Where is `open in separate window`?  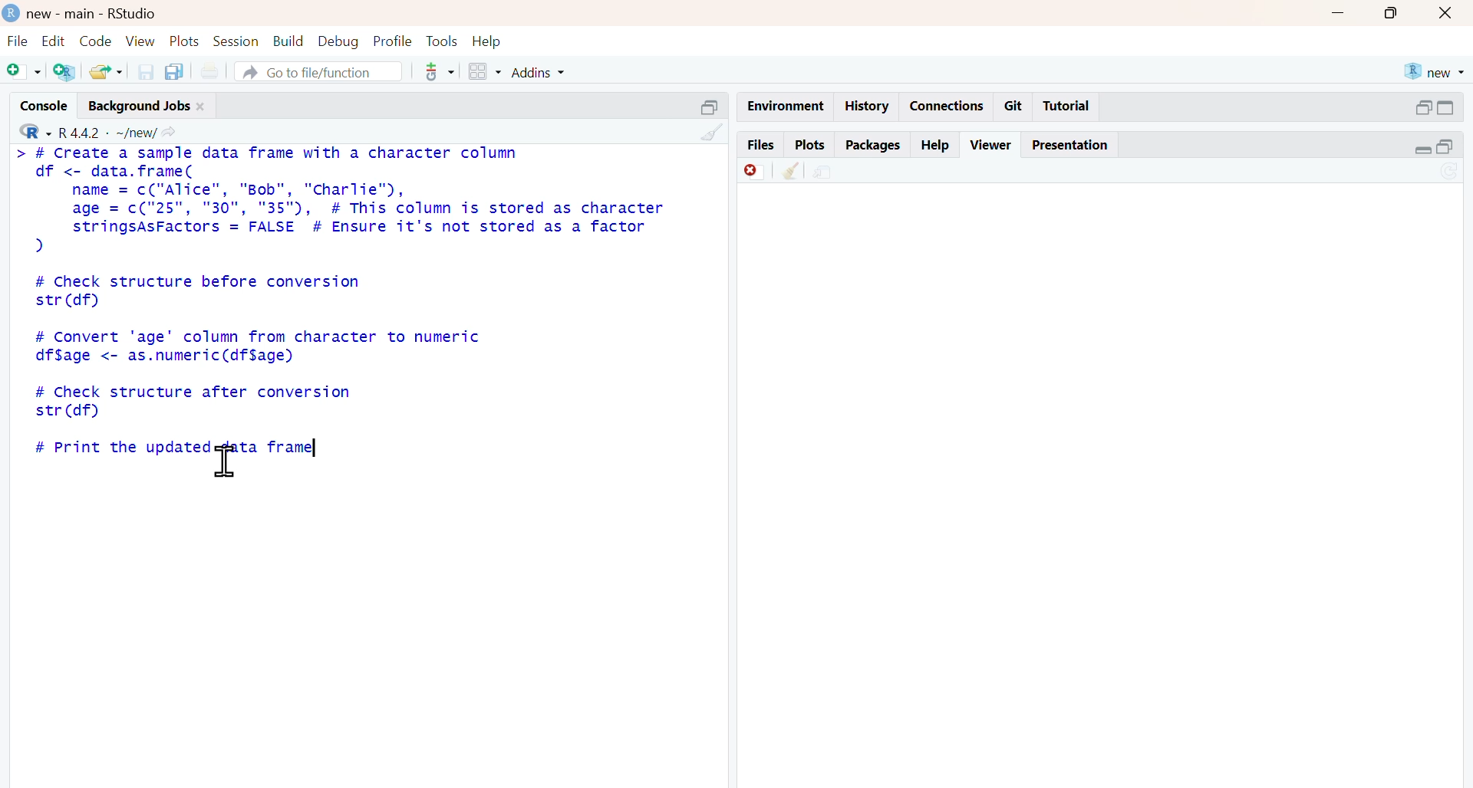 open in separate window is located at coordinates (1445, 147).